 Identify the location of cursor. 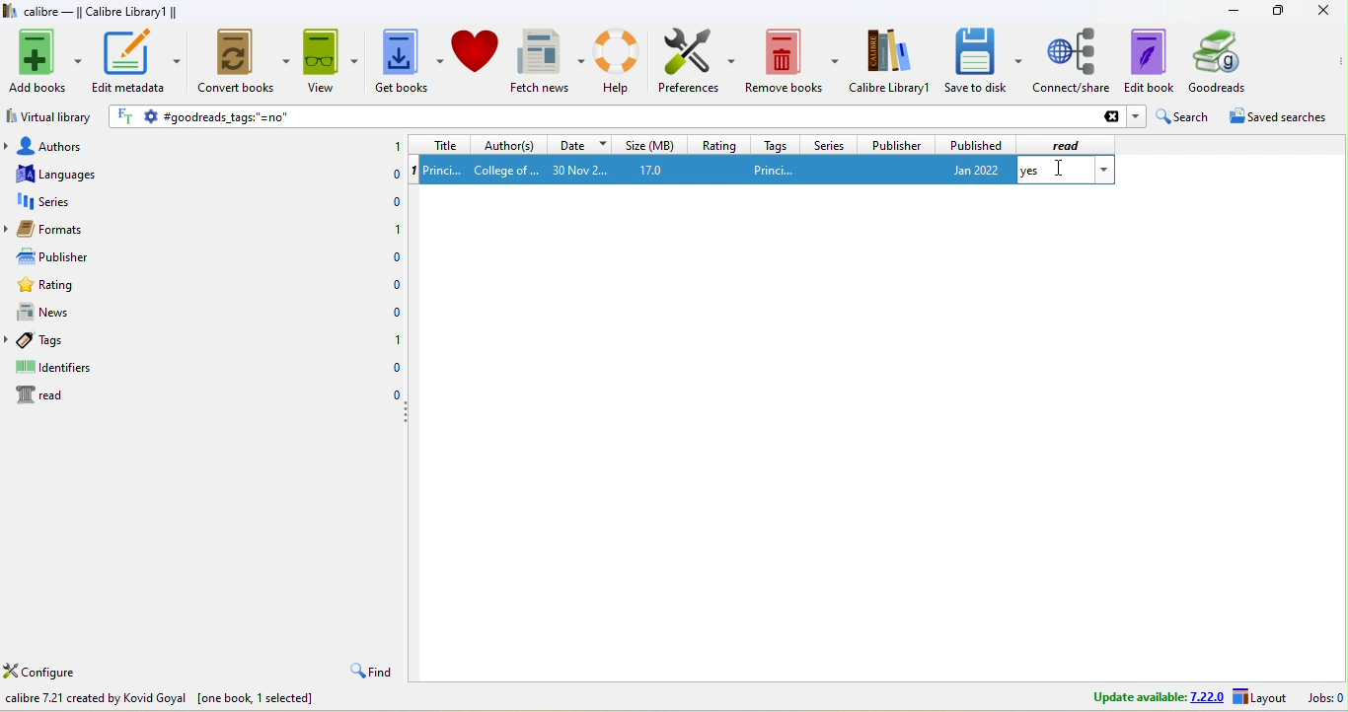
(1059, 168).